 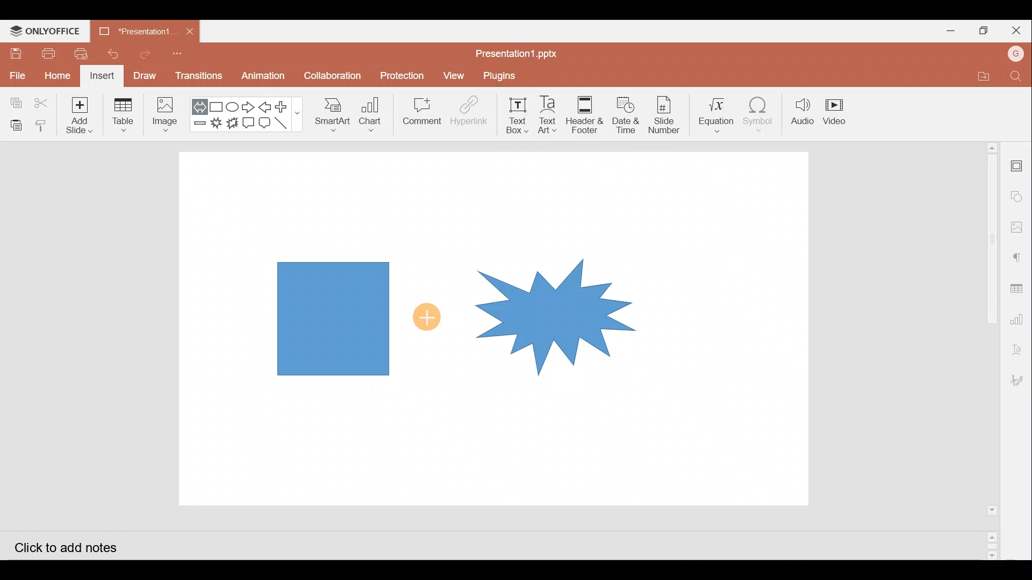 What do you see at coordinates (1018, 195) in the screenshot?
I see `Shapes settings` at bounding box center [1018, 195].